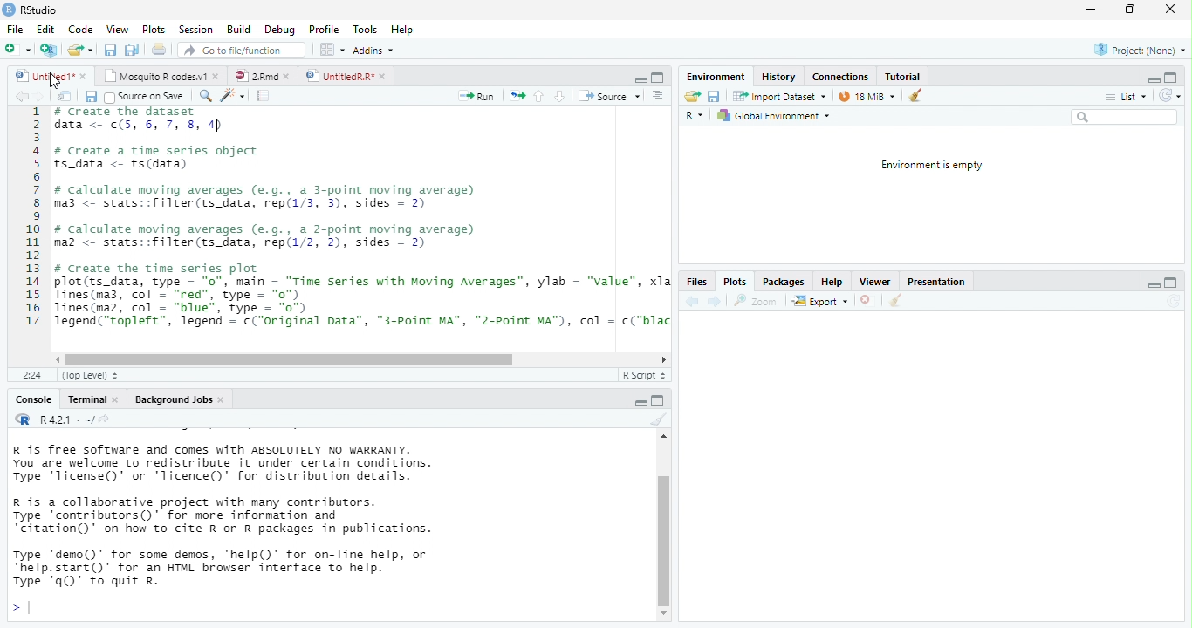 The width and height of the screenshot is (1192, 628). What do you see at coordinates (830, 282) in the screenshot?
I see `Help` at bounding box center [830, 282].